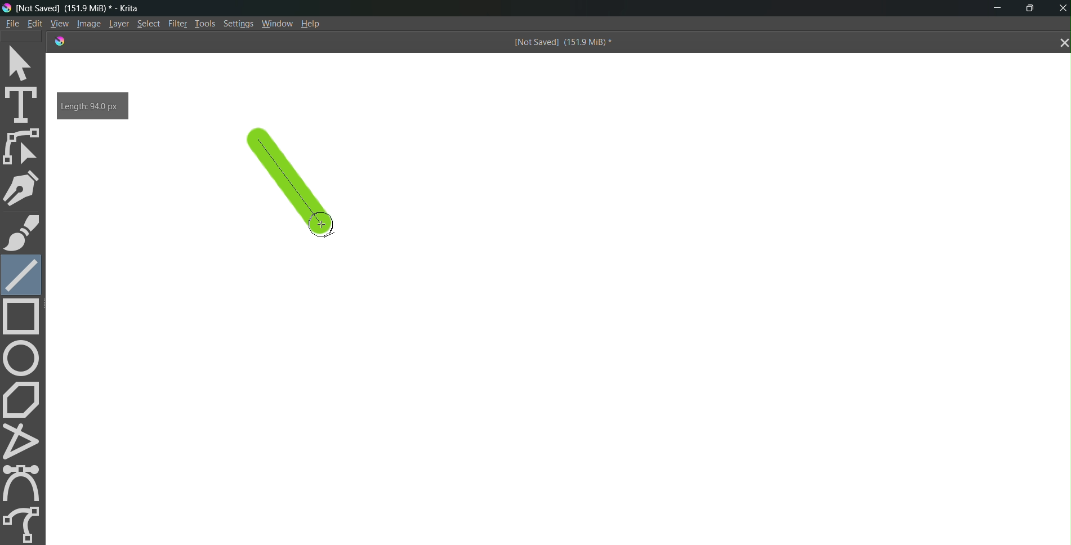 The image size is (1071, 545). I want to click on Window, so click(277, 24).